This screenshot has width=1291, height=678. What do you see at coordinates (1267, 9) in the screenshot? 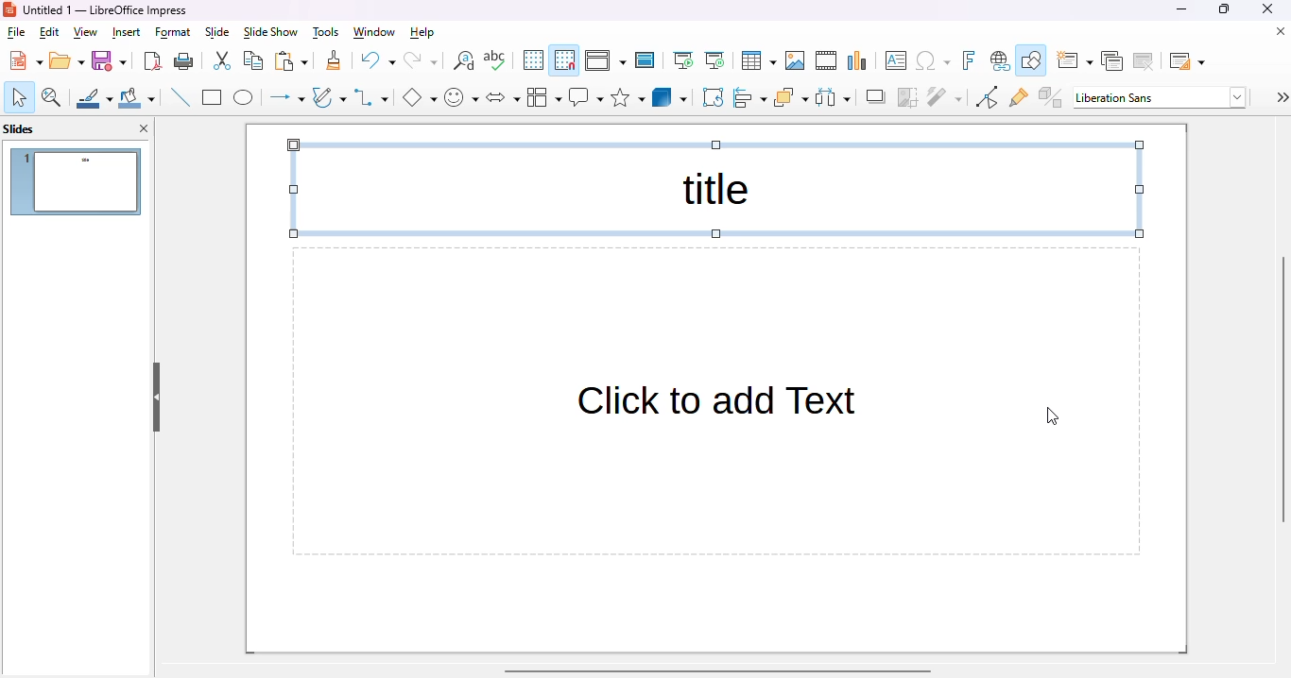
I see `close` at bounding box center [1267, 9].